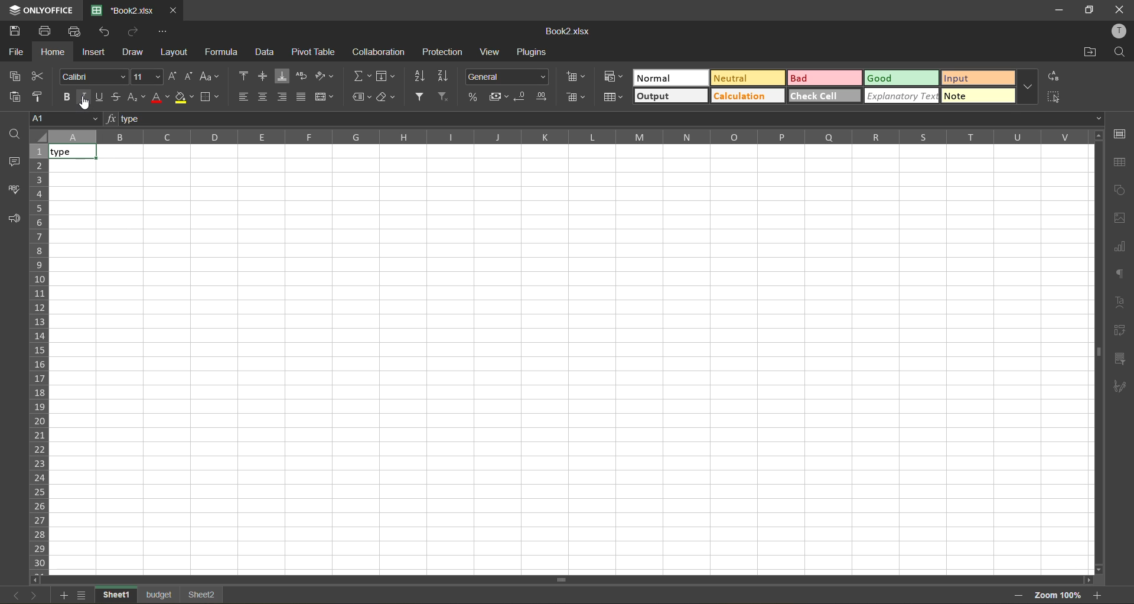  Describe the element at coordinates (224, 54) in the screenshot. I see `formula` at that location.